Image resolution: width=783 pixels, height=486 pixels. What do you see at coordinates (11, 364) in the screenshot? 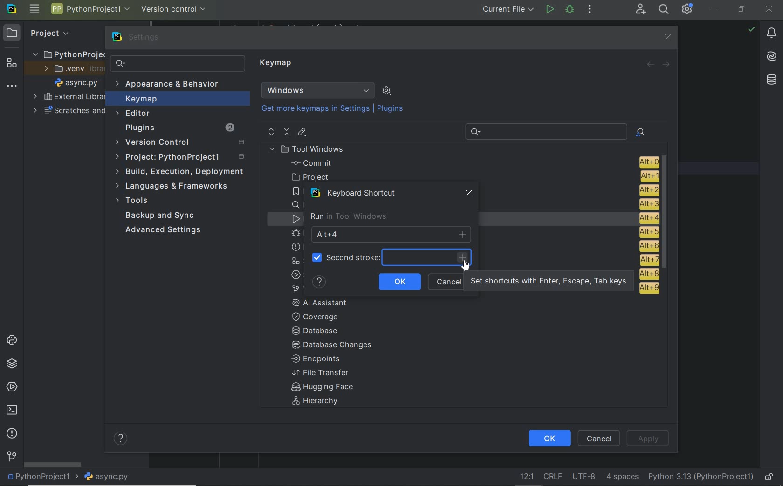
I see `python packages` at bounding box center [11, 364].